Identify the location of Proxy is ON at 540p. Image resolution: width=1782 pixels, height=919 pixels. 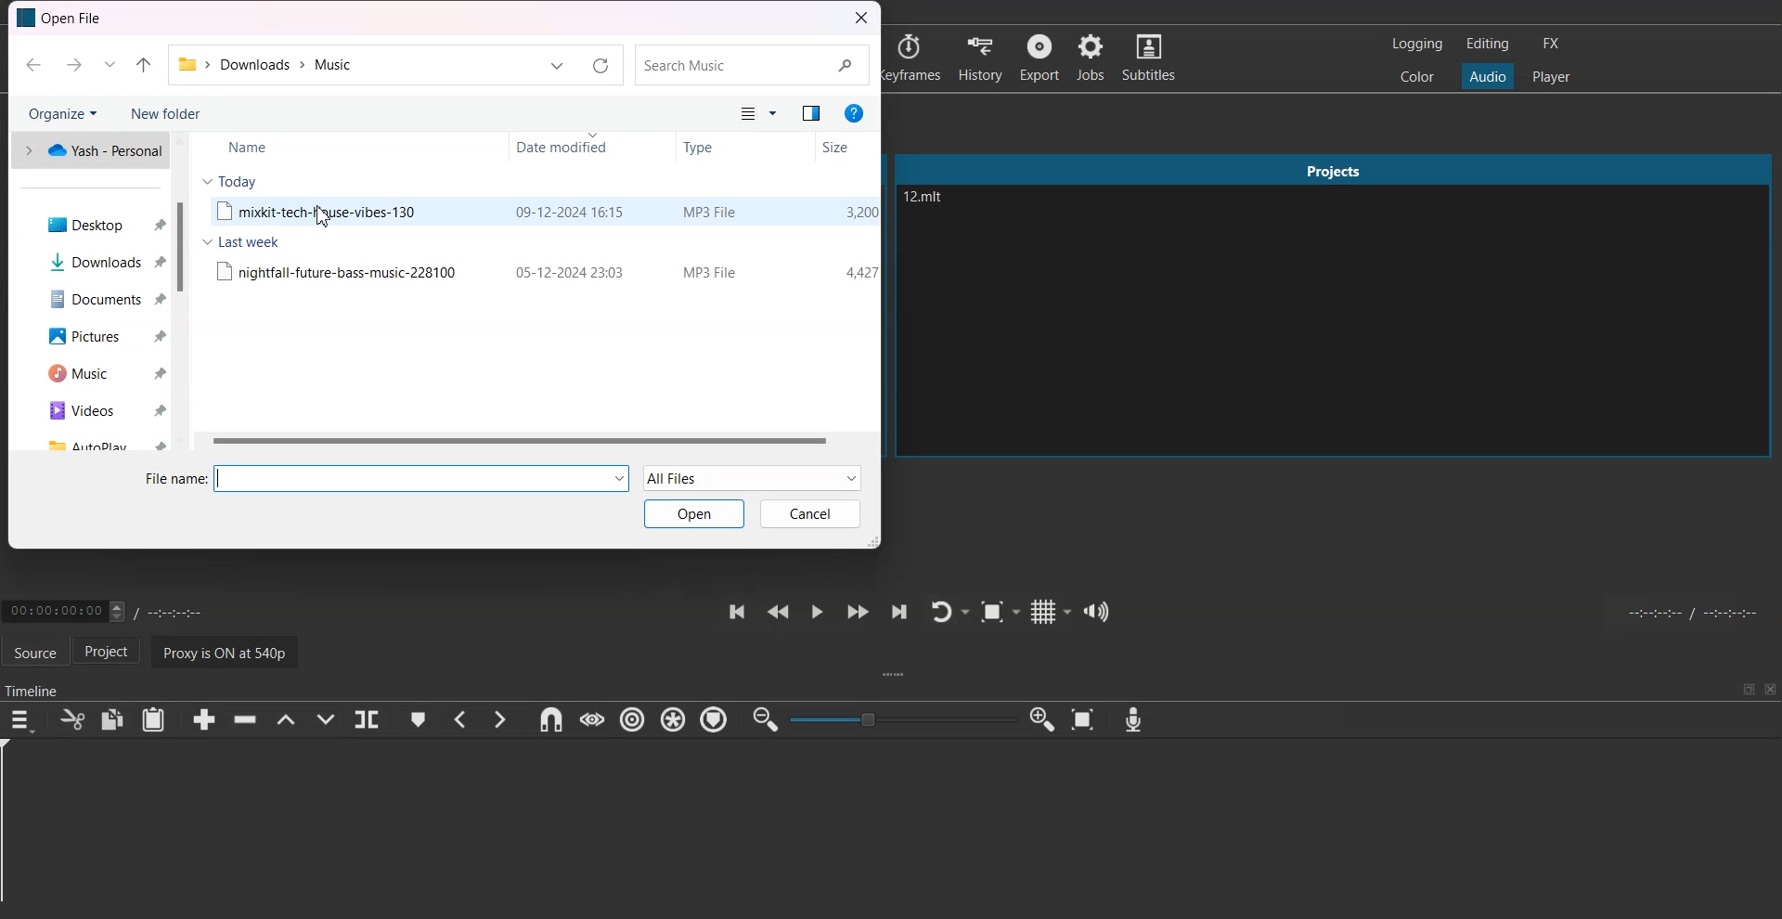
(229, 651).